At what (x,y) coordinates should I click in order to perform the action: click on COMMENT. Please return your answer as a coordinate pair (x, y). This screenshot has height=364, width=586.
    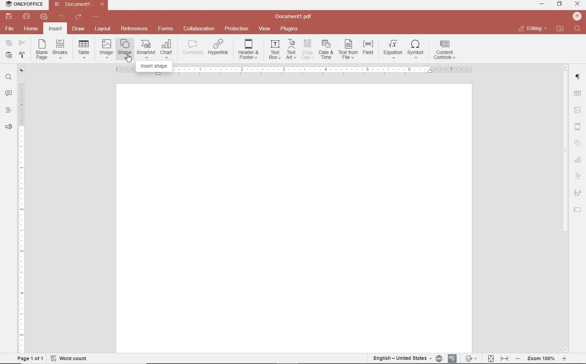
    Looking at the image, I should click on (193, 47).